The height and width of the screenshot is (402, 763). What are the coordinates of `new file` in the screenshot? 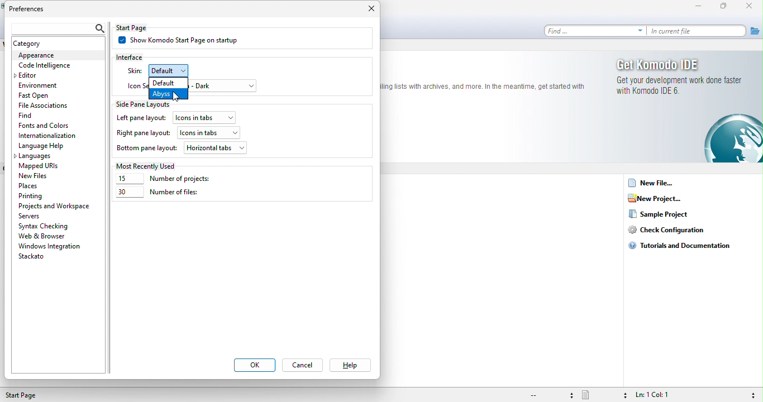 It's located at (653, 184).